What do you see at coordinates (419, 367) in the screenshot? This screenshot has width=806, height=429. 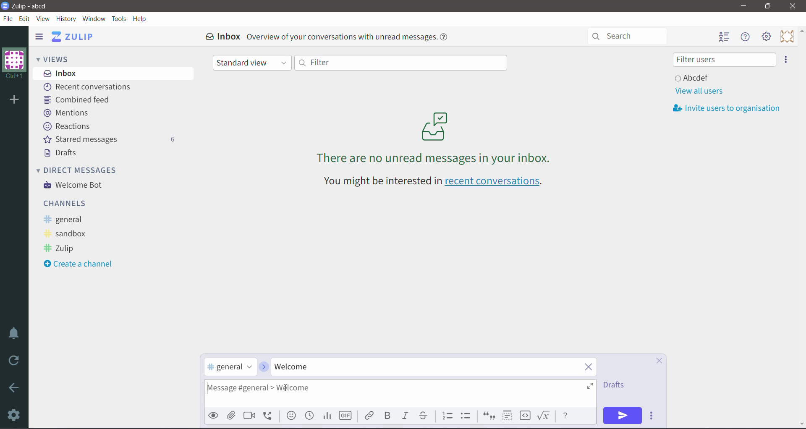 I see `Type the required Topic` at bounding box center [419, 367].